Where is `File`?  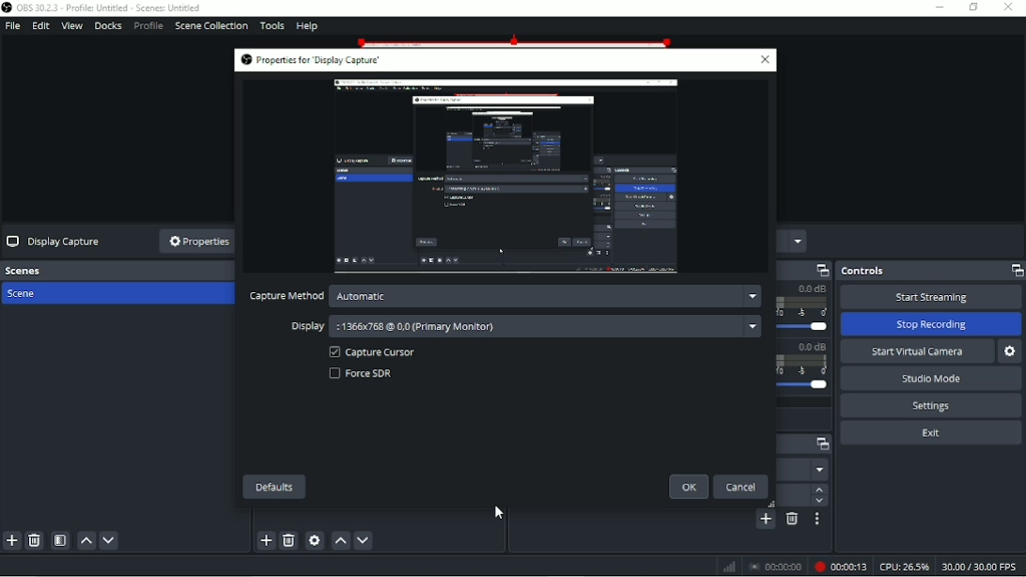 File is located at coordinates (14, 25).